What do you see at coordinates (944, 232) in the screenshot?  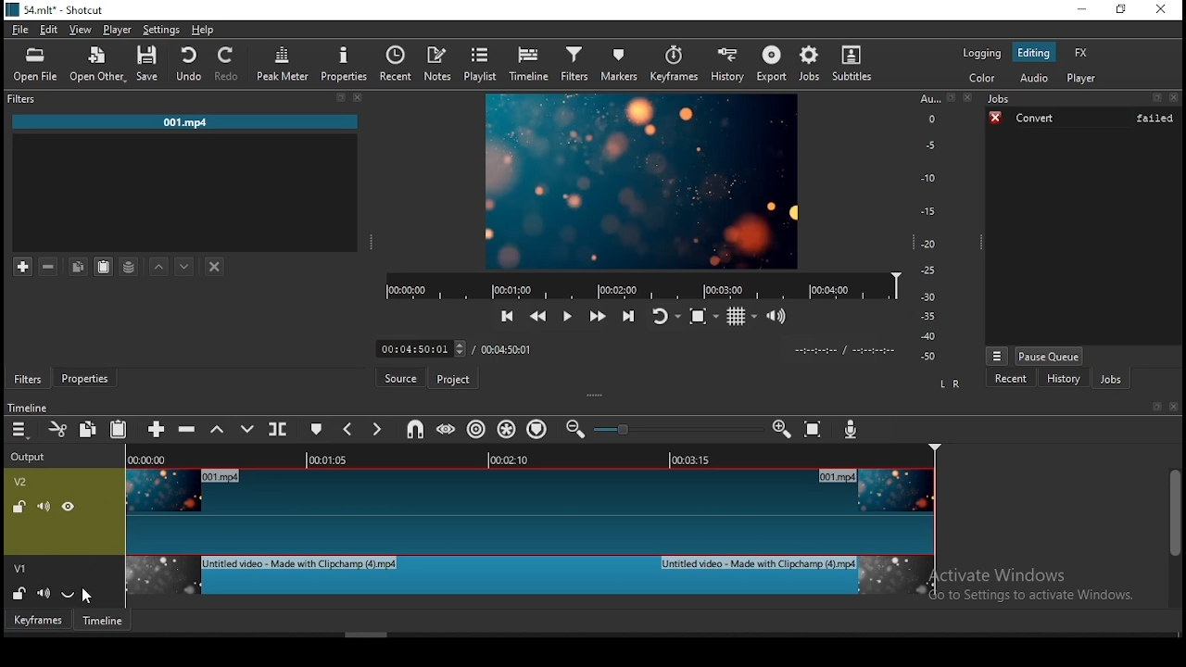 I see `audio scale` at bounding box center [944, 232].